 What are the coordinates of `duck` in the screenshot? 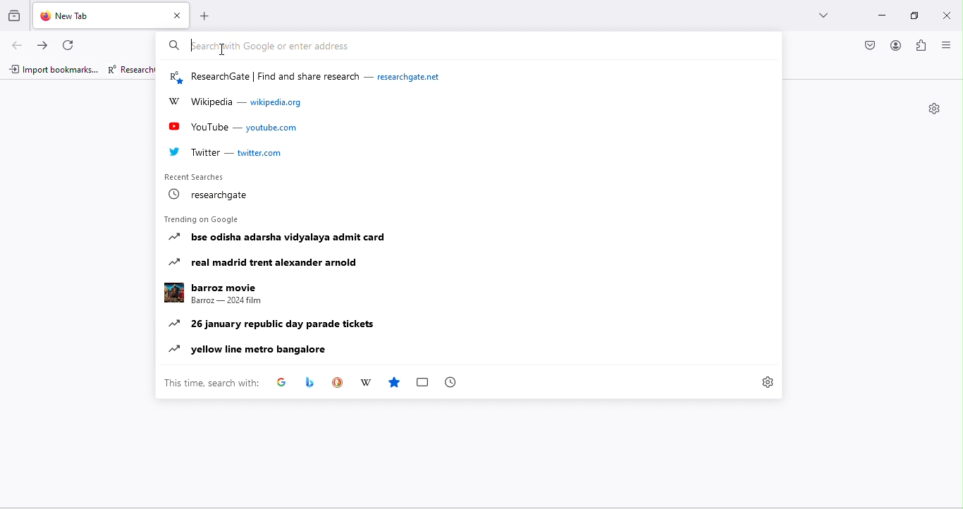 It's located at (341, 384).